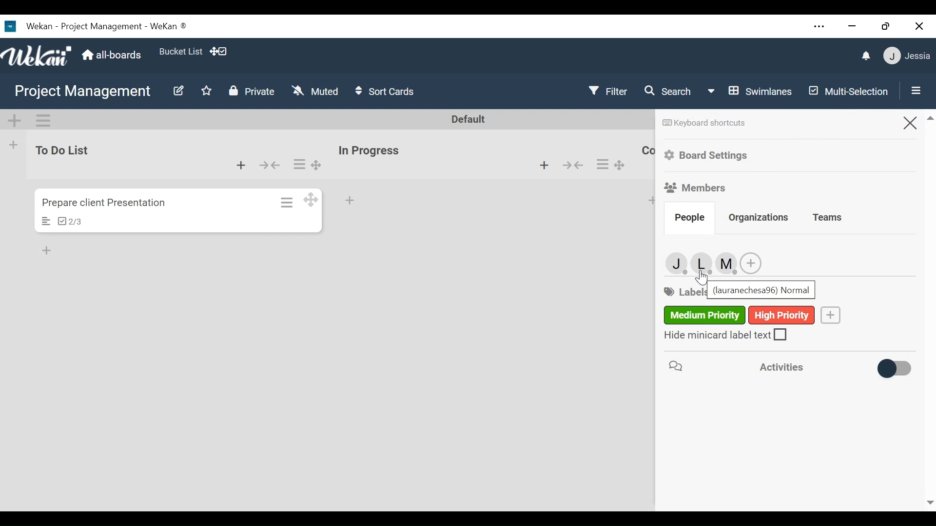 The width and height of the screenshot is (936, 526). What do you see at coordinates (726, 334) in the screenshot?
I see `(un)check Hide minicard text` at bounding box center [726, 334].